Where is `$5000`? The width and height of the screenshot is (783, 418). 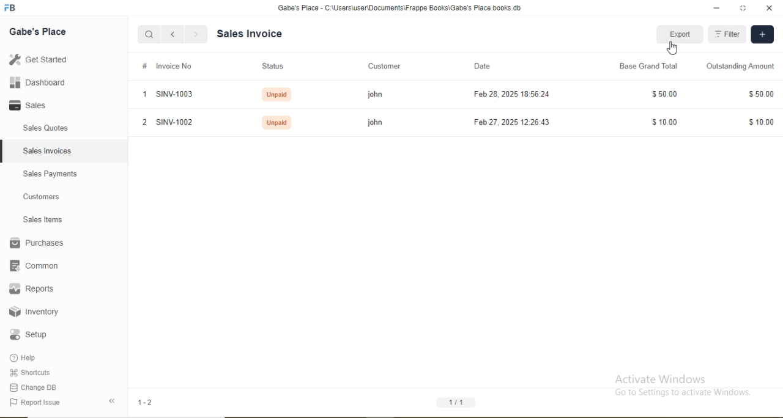
$5000 is located at coordinates (665, 93).